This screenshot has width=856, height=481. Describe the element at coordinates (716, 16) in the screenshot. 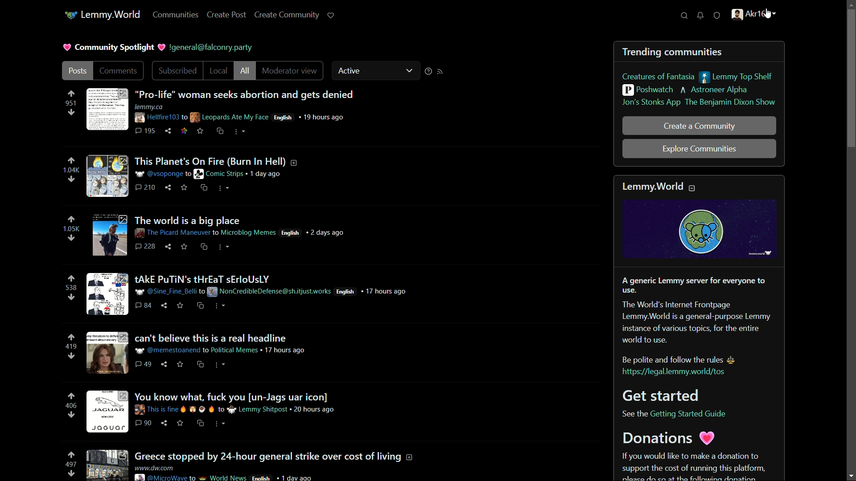

I see `unread reports` at that location.